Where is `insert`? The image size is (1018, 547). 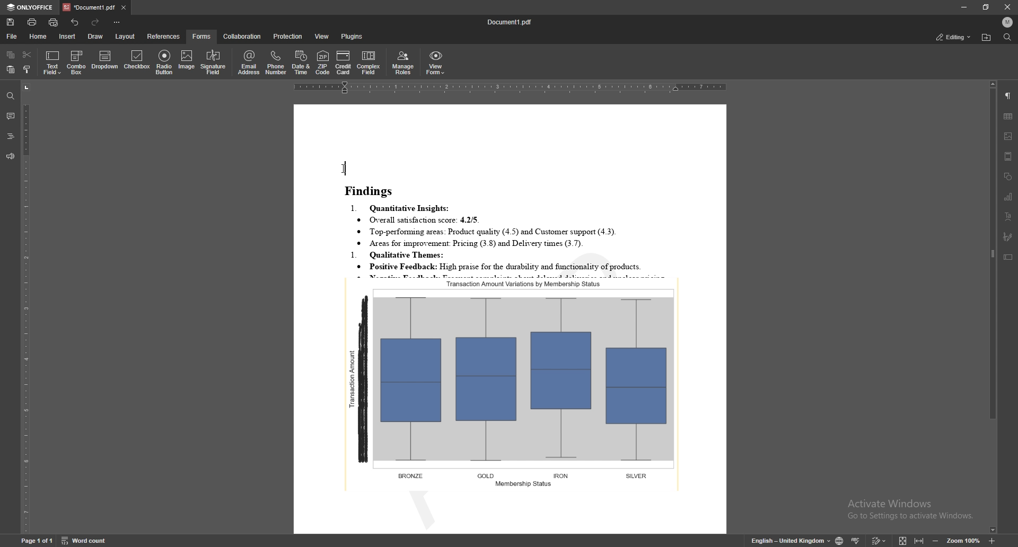 insert is located at coordinates (67, 36).